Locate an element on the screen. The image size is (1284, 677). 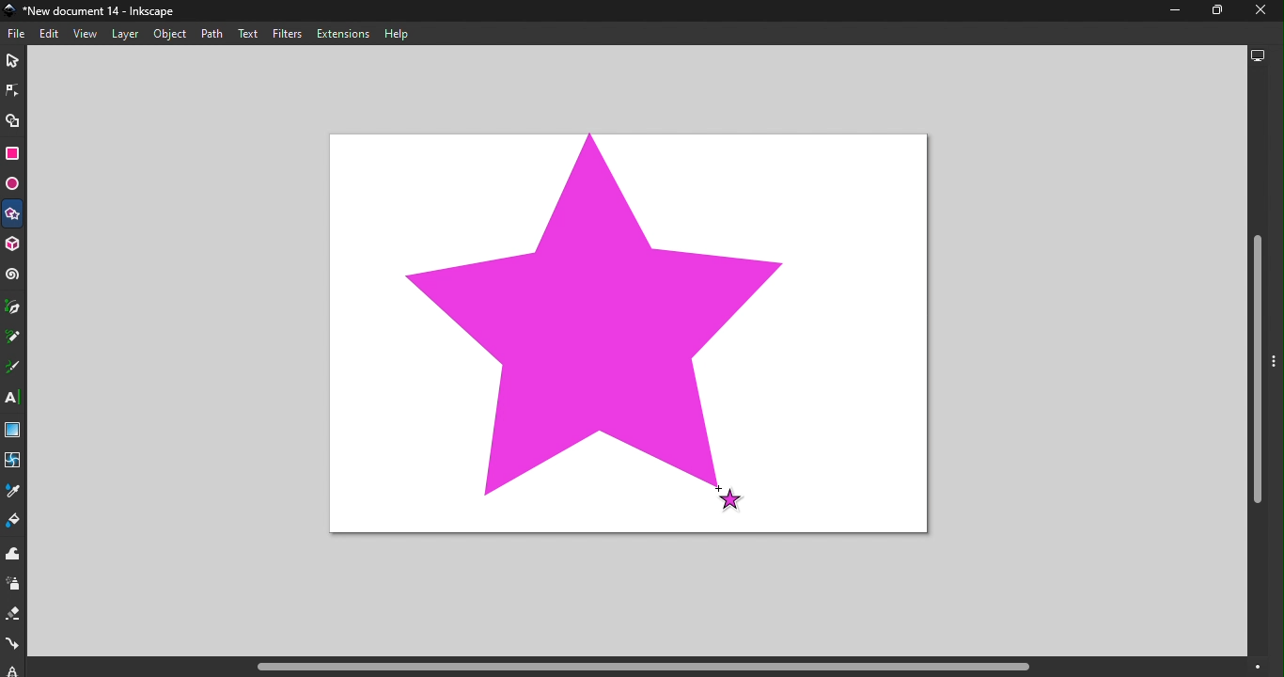
Filters is located at coordinates (287, 35).